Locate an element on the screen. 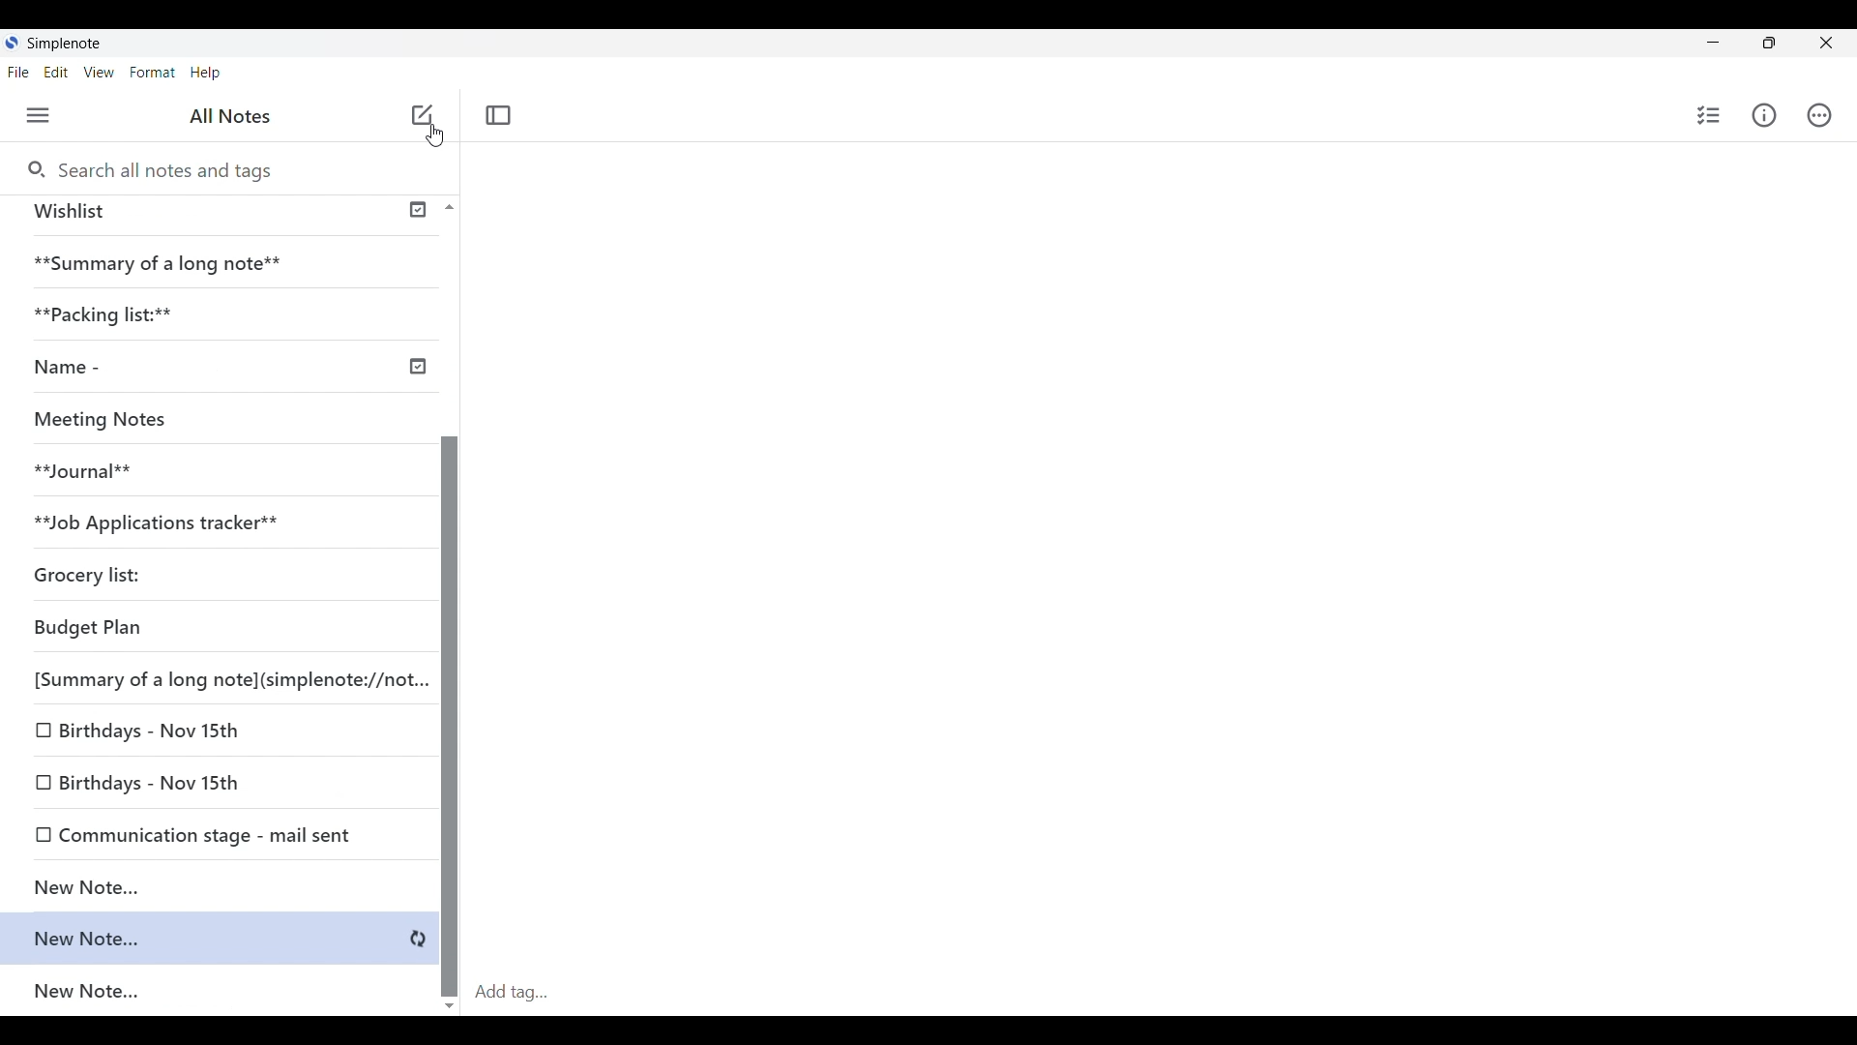 This screenshot has height=1045, width=1857. Communication stage - mail sent is located at coordinates (211, 841).